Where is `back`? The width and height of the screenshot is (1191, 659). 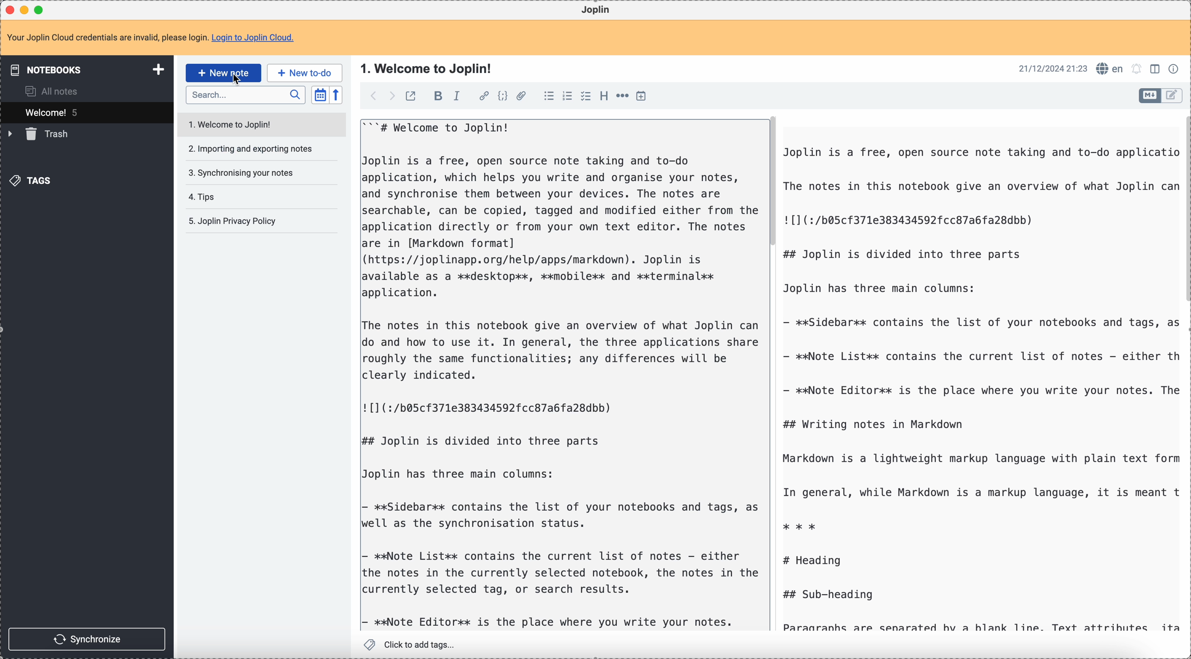 back is located at coordinates (373, 96).